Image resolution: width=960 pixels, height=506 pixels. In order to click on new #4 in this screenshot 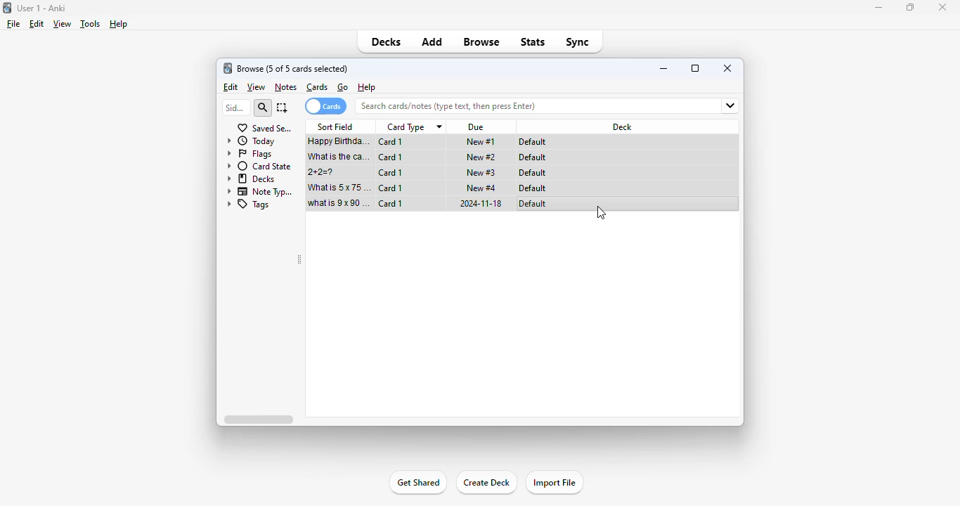, I will do `click(481, 187)`.